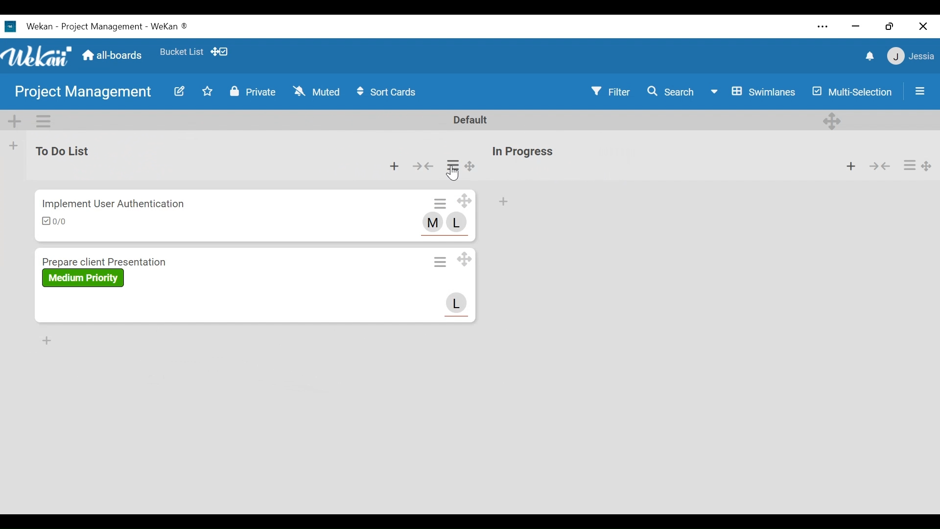  What do you see at coordinates (454, 173) in the screenshot?
I see `cursor` at bounding box center [454, 173].